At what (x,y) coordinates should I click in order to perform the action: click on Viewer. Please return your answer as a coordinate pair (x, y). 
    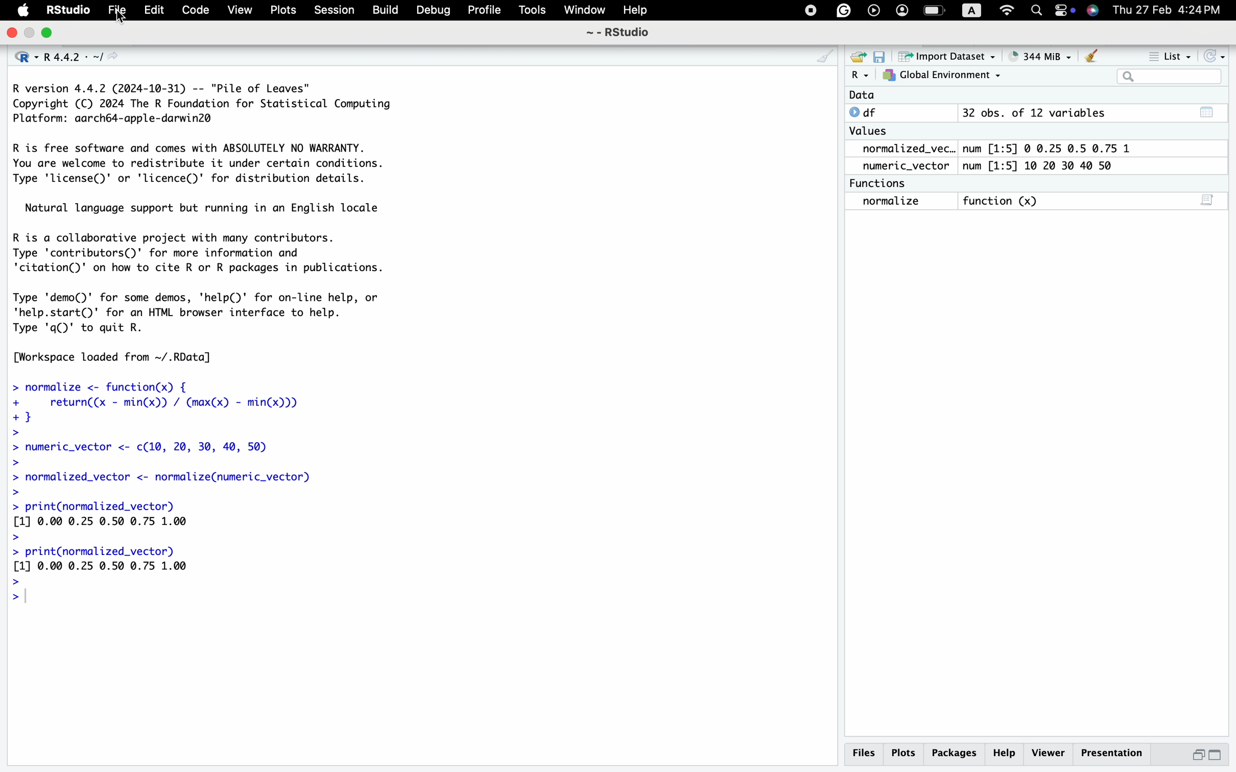
    Looking at the image, I should click on (1049, 753).